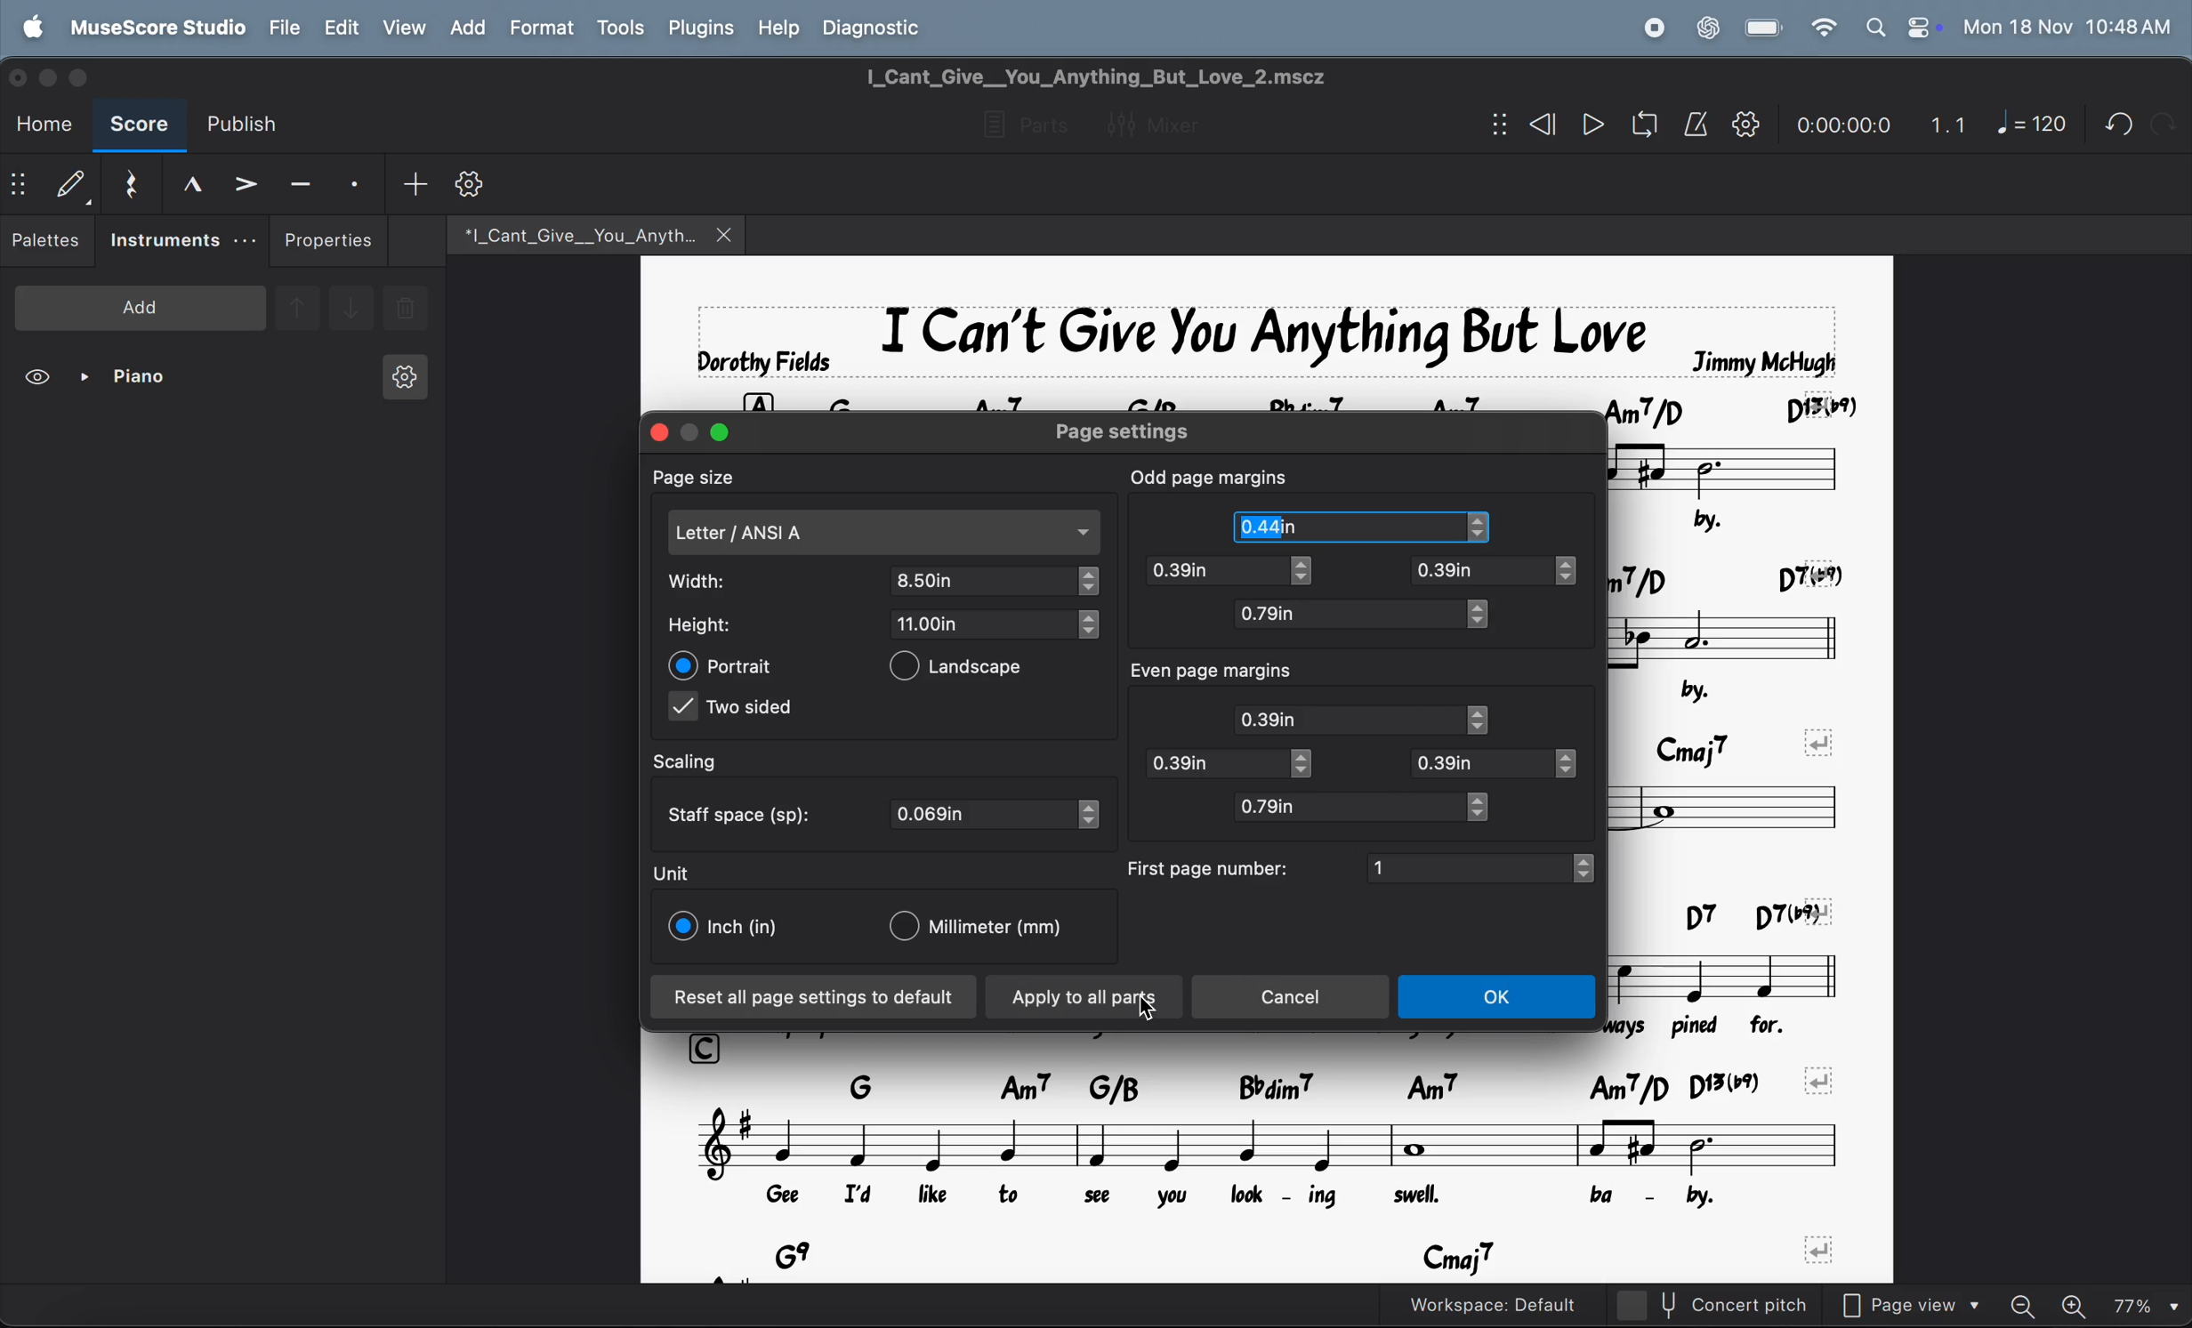 The width and height of the screenshot is (2192, 1328). What do you see at coordinates (1765, 28) in the screenshot?
I see `battery` at bounding box center [1765, 28].